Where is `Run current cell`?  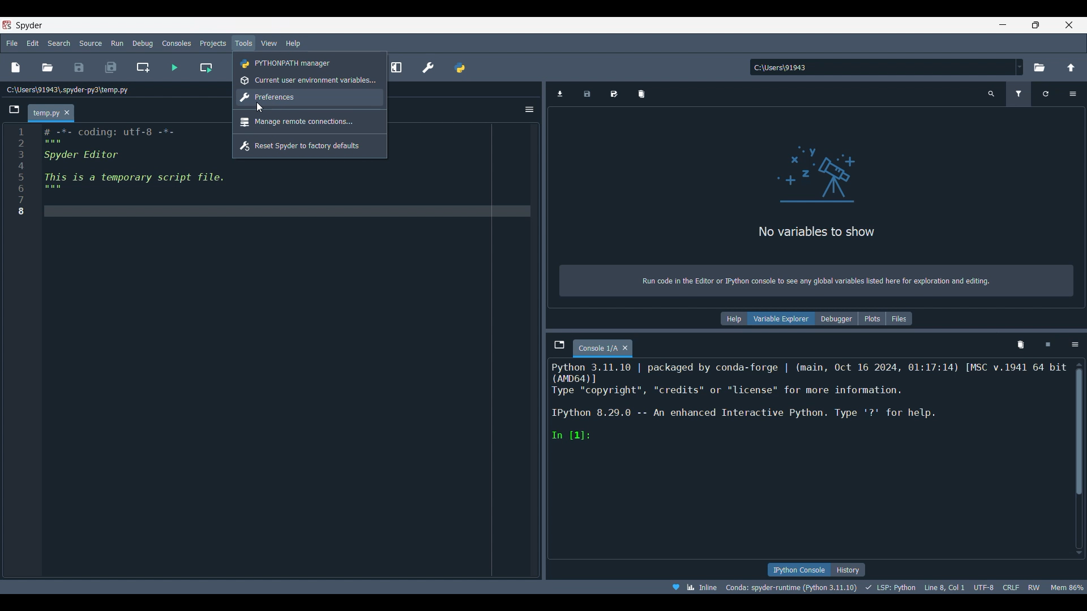
Run current cell is located at coordinates (206, 67).